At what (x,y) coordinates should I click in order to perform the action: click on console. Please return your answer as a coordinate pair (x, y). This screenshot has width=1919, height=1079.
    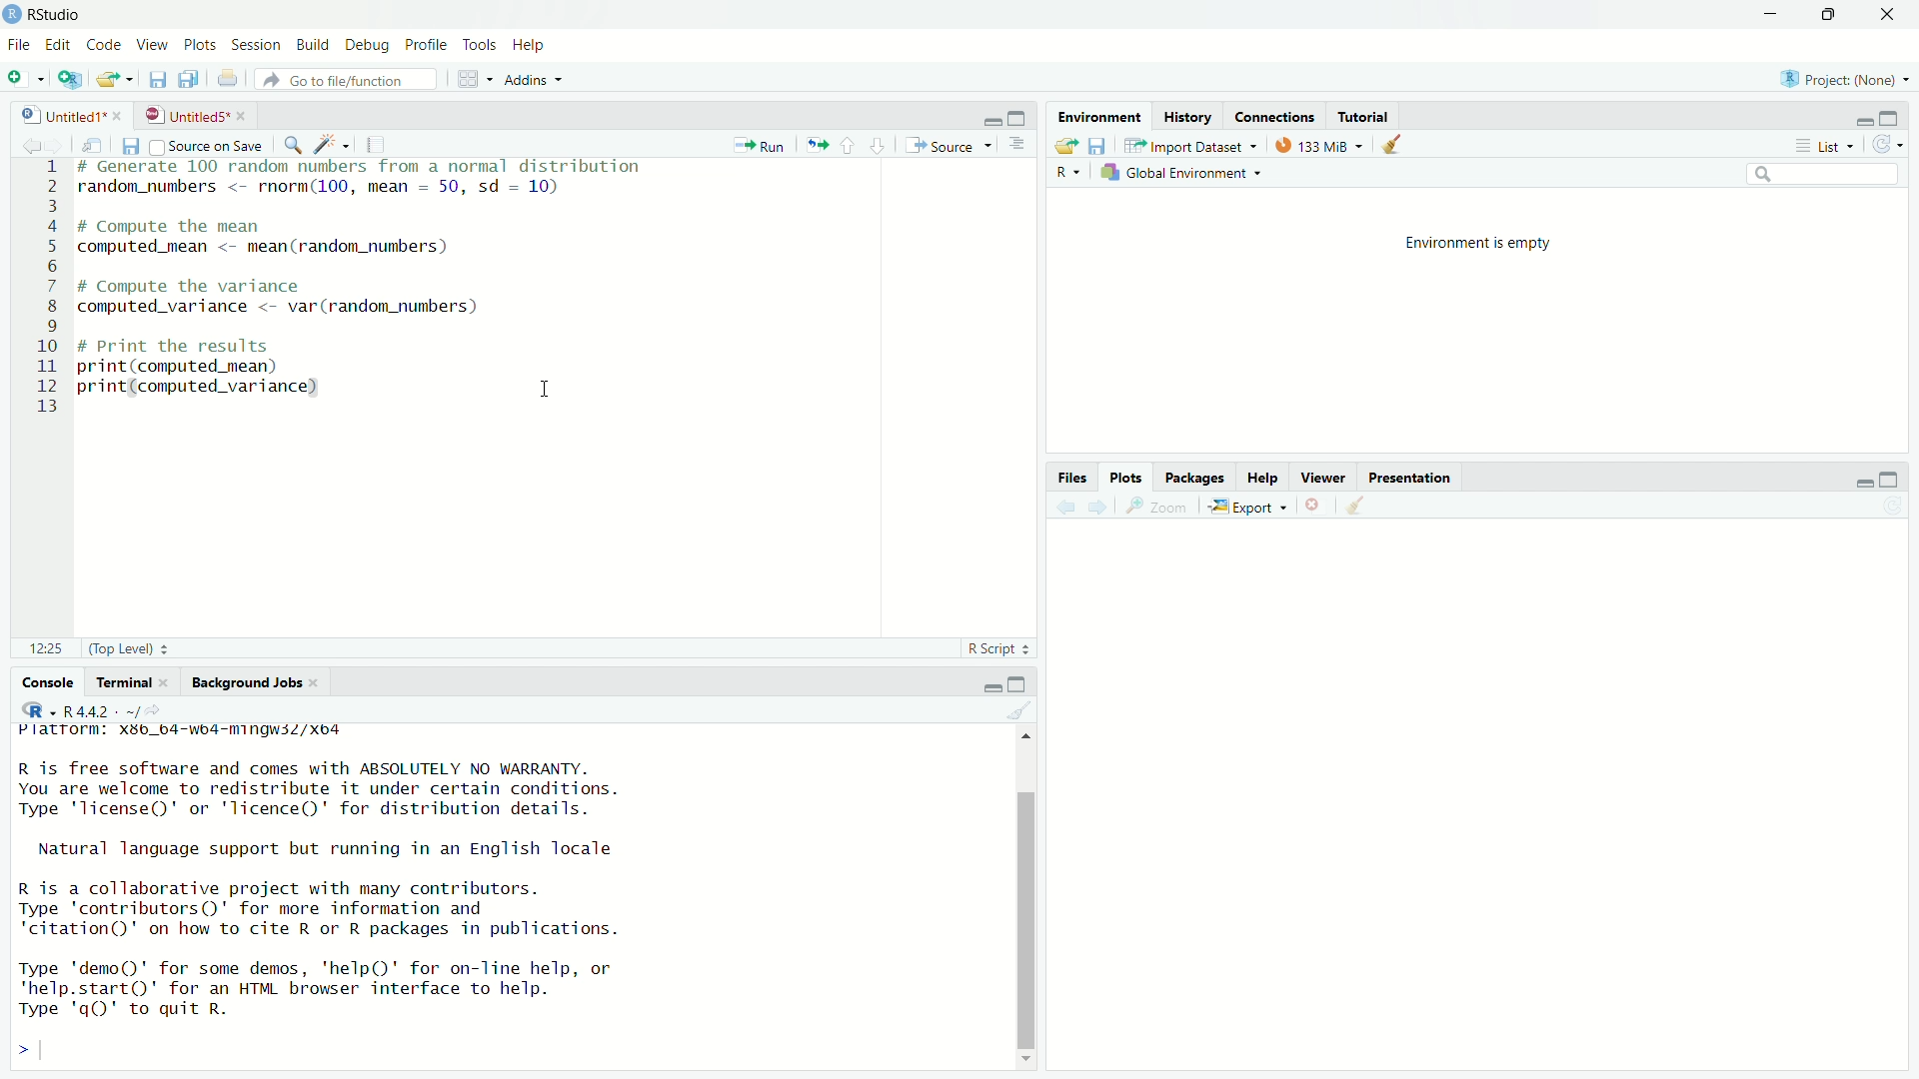
    Looking at the image, I should click on (41, 682).